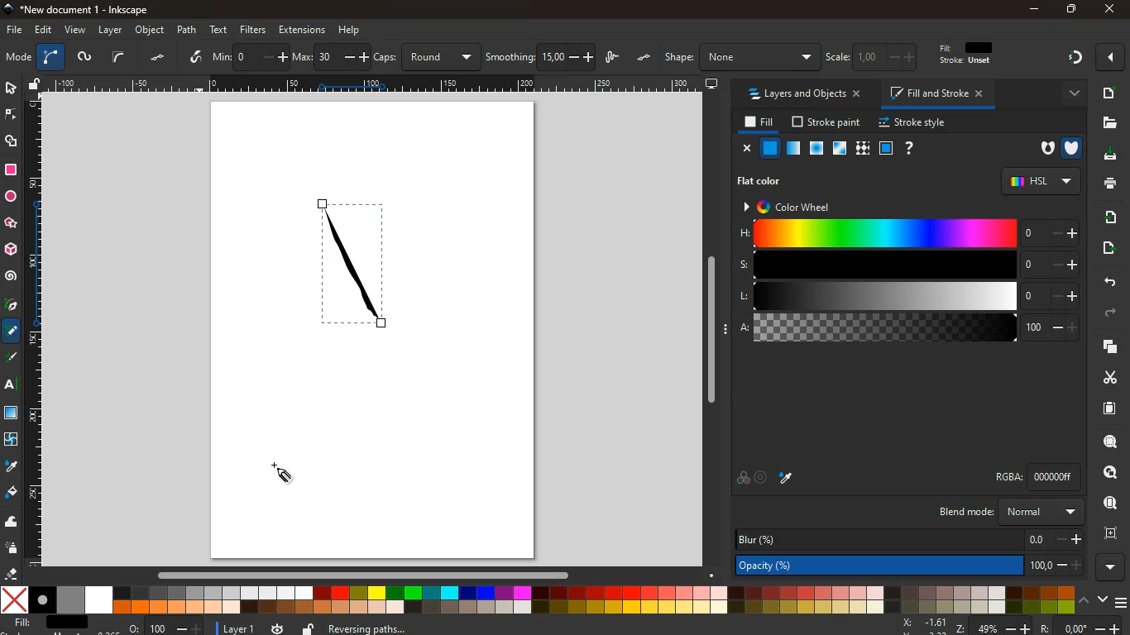 This screenshot has height=635, width=1130. I want to click on document, so click(1111, 408).